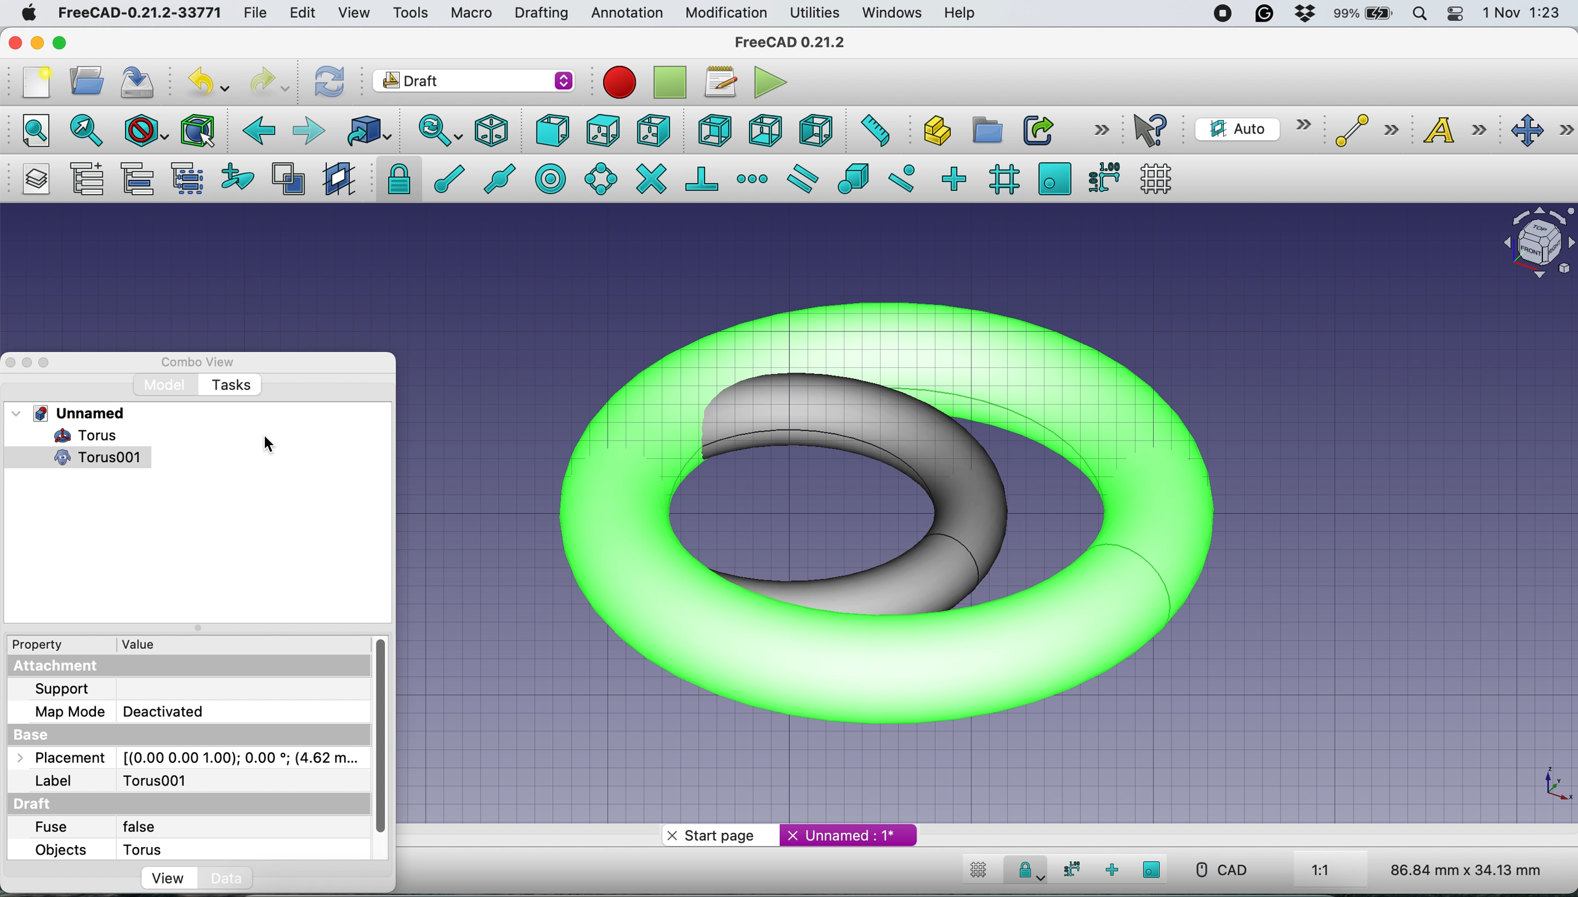  I want to click on snap center, so click(552, 178).